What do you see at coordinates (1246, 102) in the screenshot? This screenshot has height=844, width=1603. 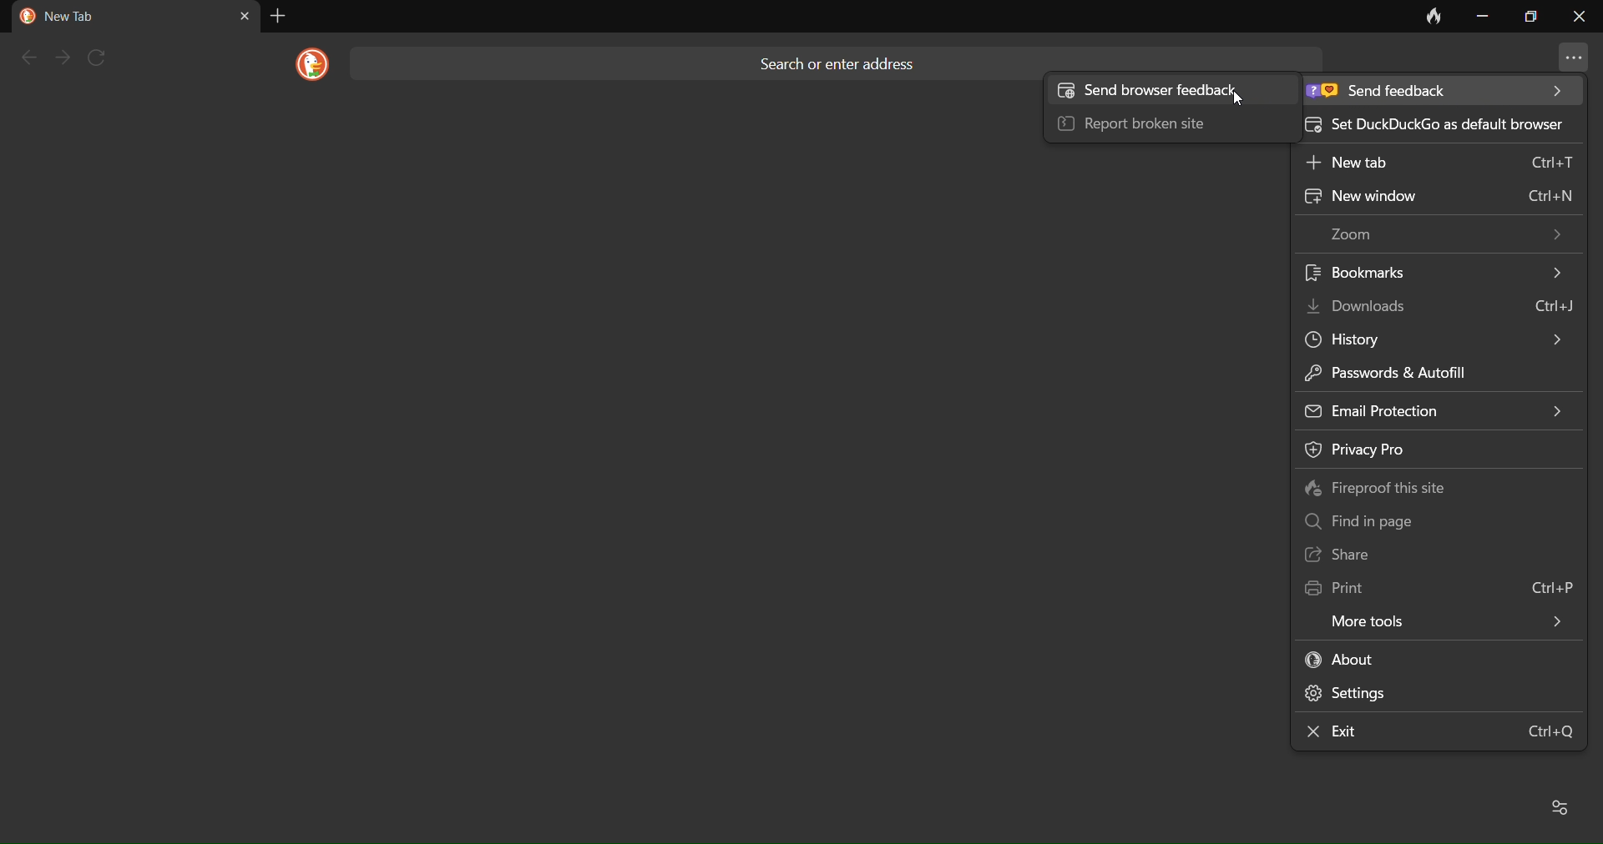 I see `cursor` at bounding box center [1246, 102].